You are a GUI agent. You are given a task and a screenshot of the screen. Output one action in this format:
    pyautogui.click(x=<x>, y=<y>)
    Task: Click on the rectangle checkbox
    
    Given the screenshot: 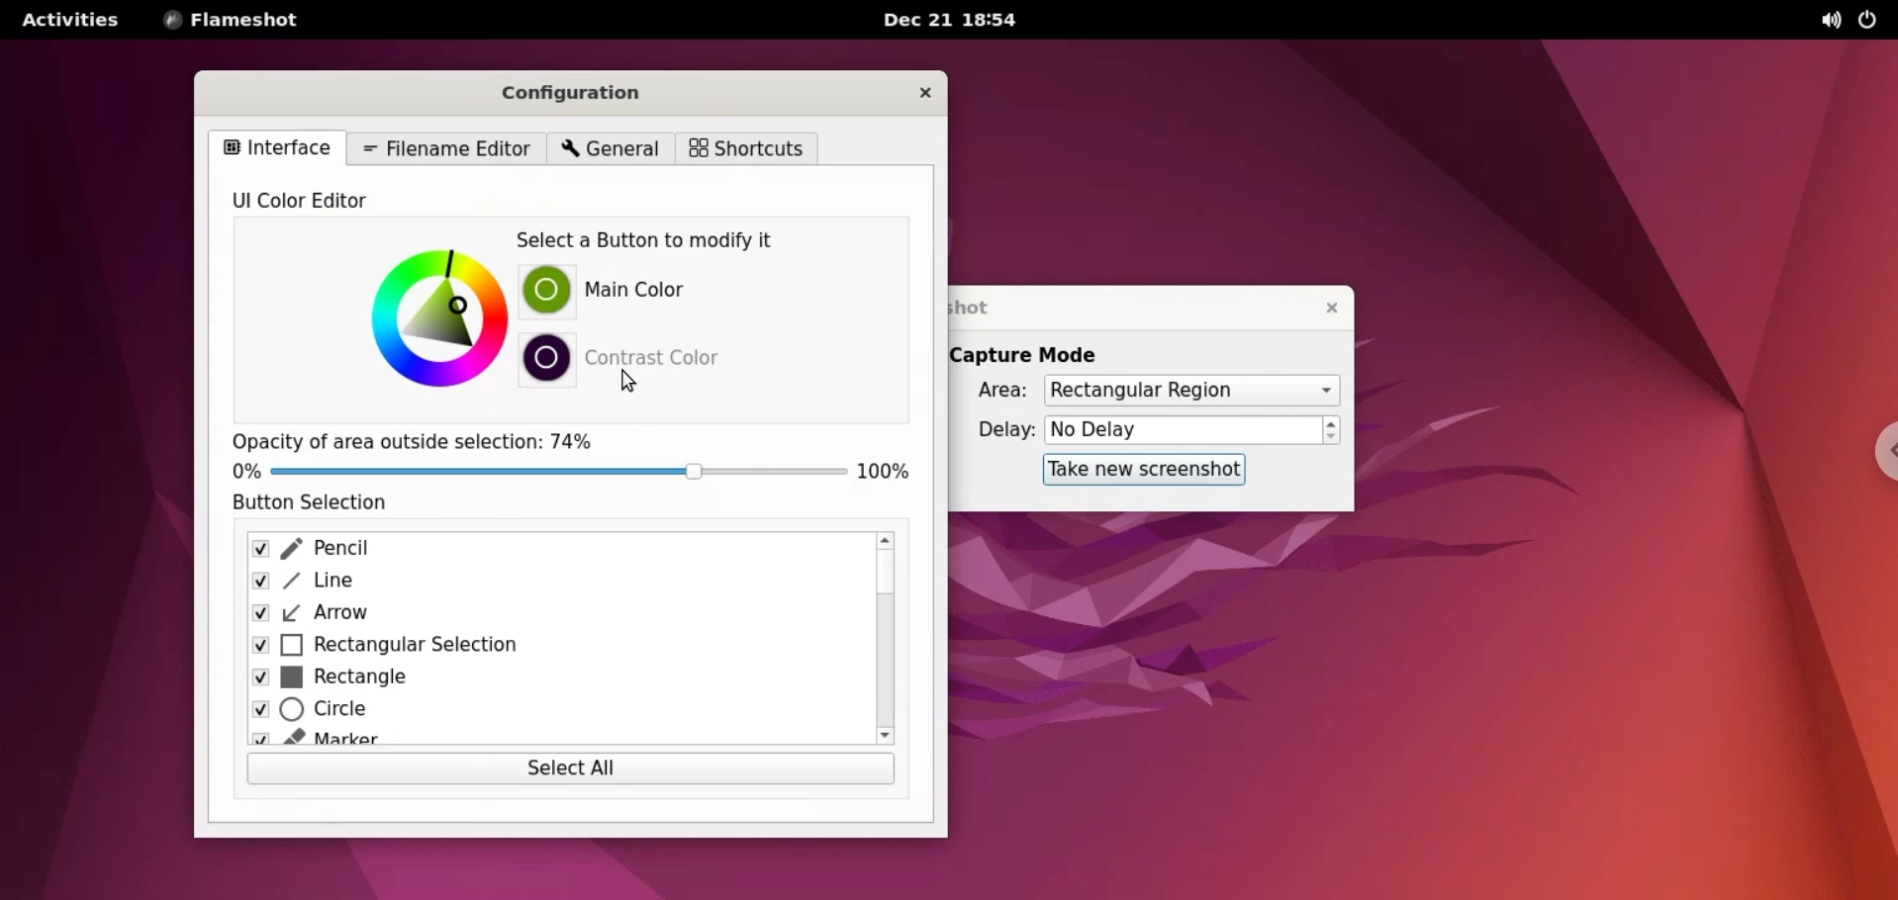 What is the action you would take?
    pyautogui.click(x=544, y=681)
    